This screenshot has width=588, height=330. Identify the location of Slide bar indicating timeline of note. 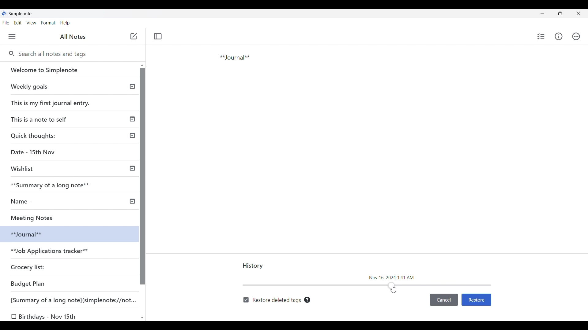
(367, 285).